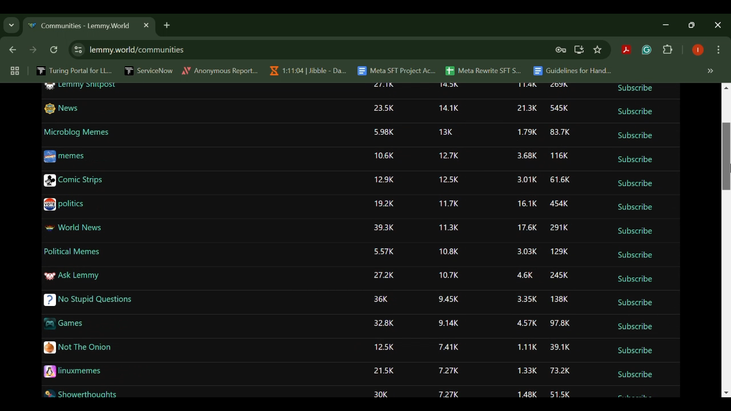 This screenshot has width=731, height=411. I want to click on Previous Webpage, so click(11, 51).